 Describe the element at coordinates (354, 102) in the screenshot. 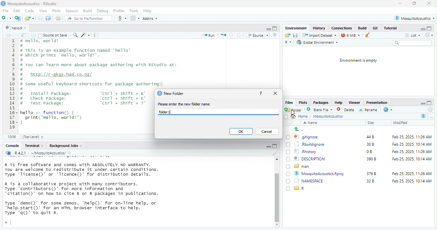

I see `Viewer` at that location.